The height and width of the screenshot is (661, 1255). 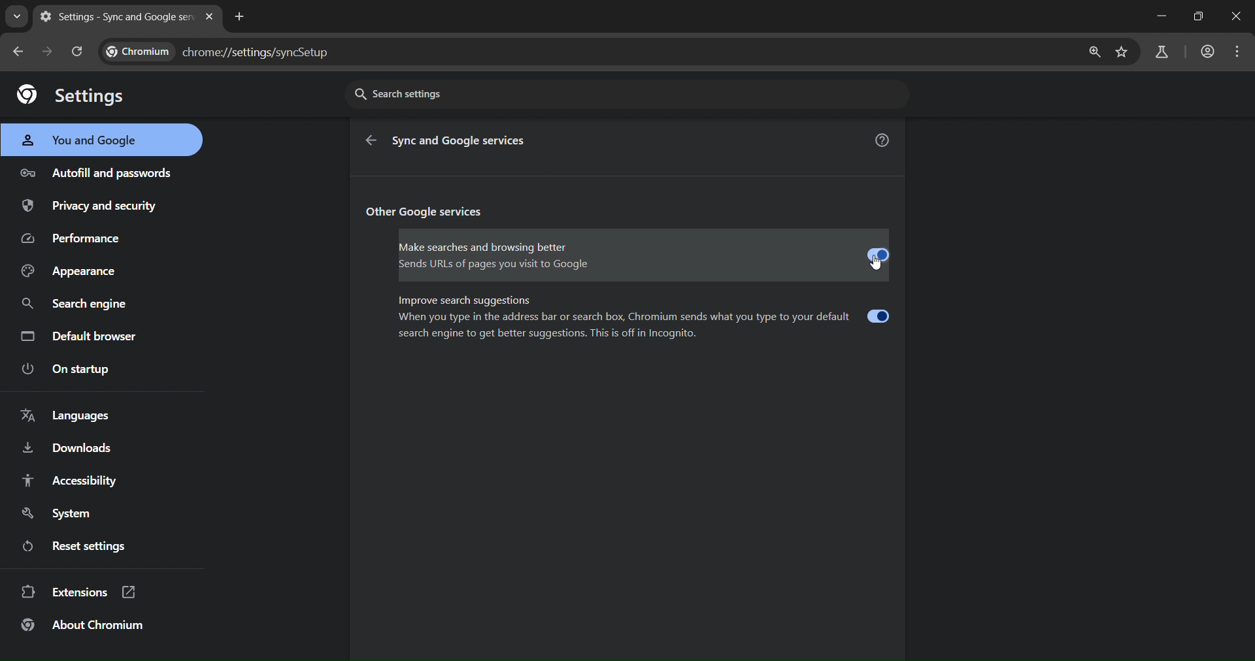 What do you see at coordinates (1239, 18) in the screenshot?
I see `close` at bounding box center [1239, 18].